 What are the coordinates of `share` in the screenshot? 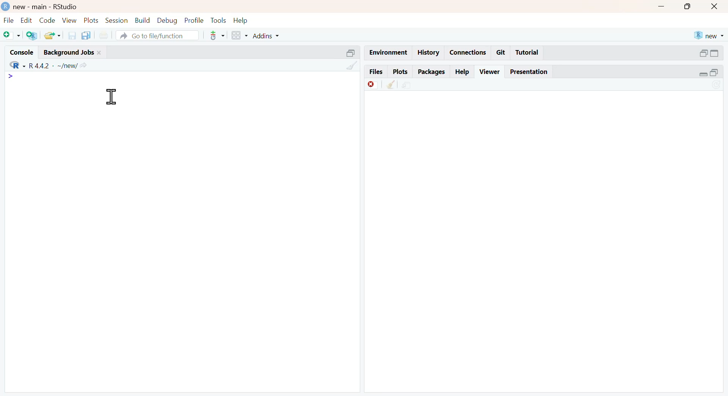 It's located at (407, 85).